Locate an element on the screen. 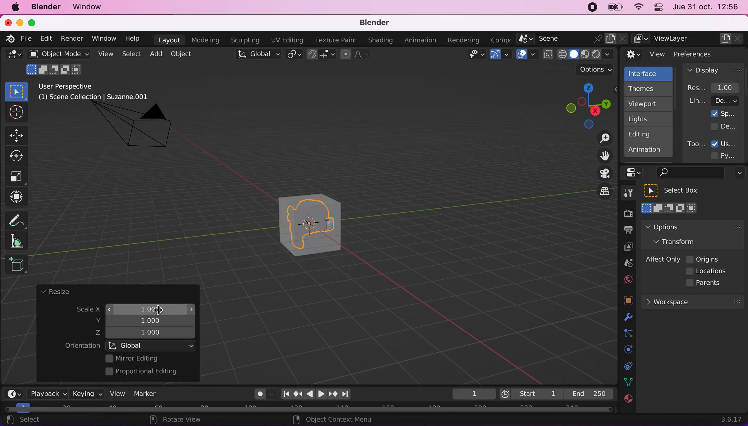 The width and height of the screenshot is (748, 426). edit is located at coordinates (44, 38).